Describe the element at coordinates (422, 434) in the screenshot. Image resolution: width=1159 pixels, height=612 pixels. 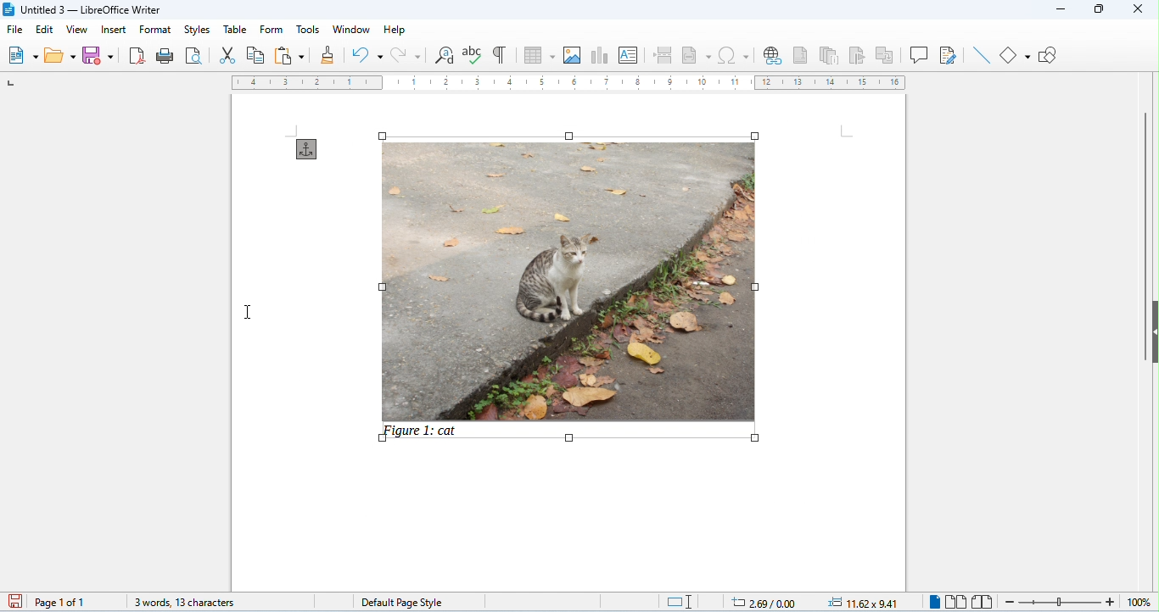
I see `caption appeared` at that location.